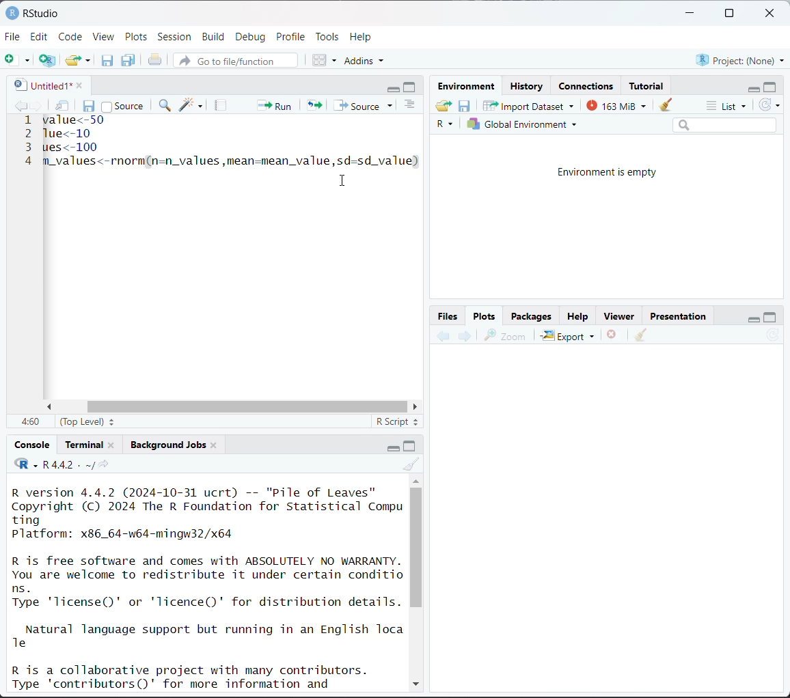 Image resolution: width=790 pixels, height=698 pixels. What do you see at coordinates (76, 84) in the screenshot?
I see `close` at bounding box center [76, 84].